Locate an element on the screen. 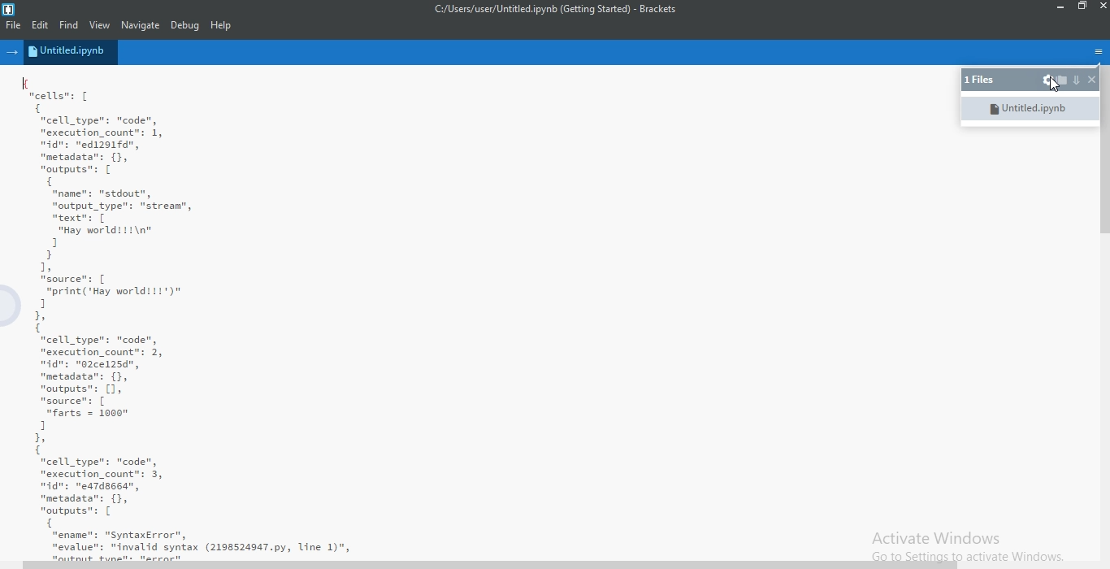  View is located at coordinates (101, 24).